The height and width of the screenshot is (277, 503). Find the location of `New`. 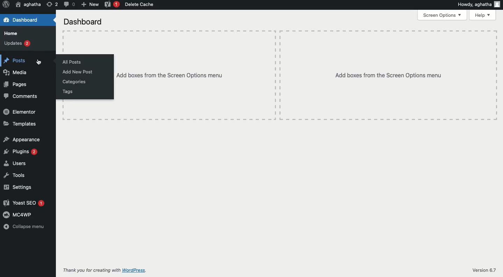

New is located at coordinates (89, 5).